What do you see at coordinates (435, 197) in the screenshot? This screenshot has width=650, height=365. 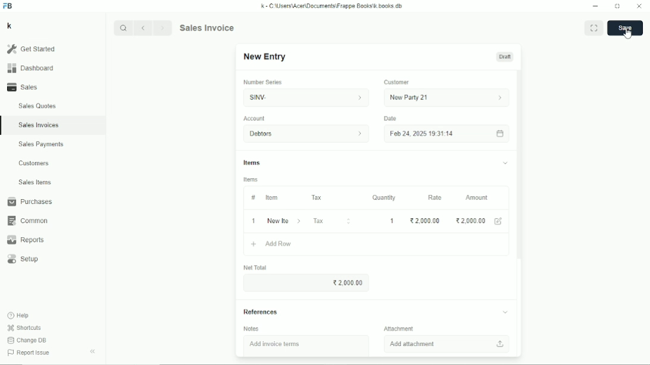 I see `Rate` at bounding box center [435, 197].